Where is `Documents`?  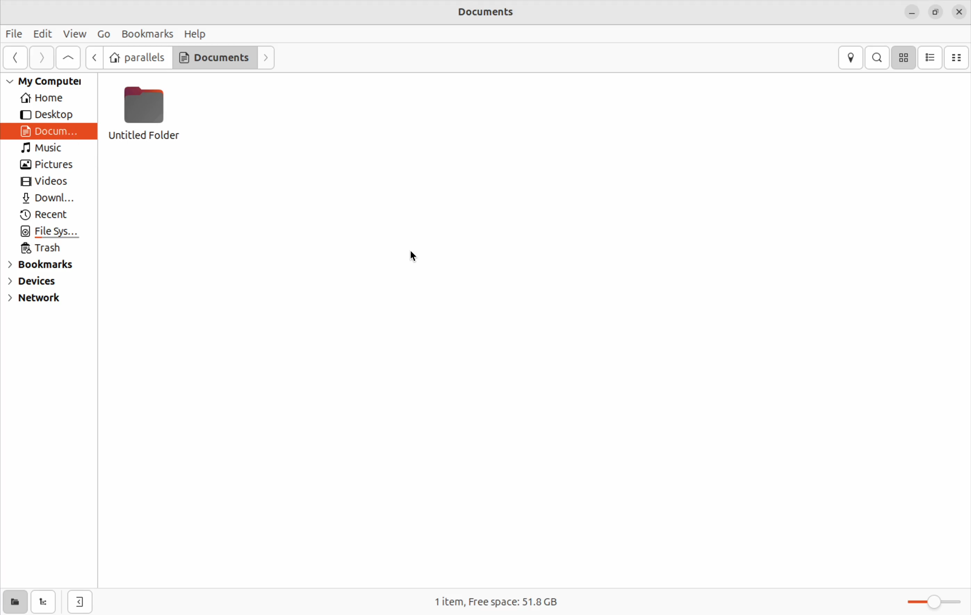 Documents is located at coordinates (490, 13).